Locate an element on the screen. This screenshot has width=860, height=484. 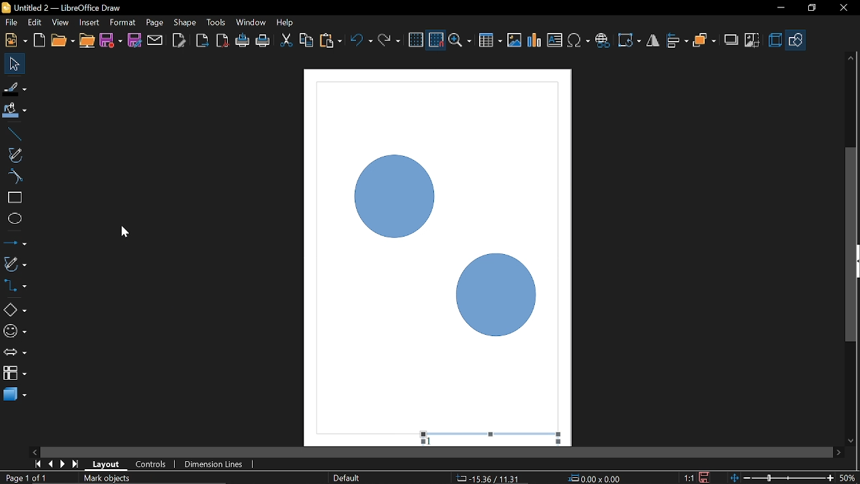
Attach is located at coordinates (156, 40).